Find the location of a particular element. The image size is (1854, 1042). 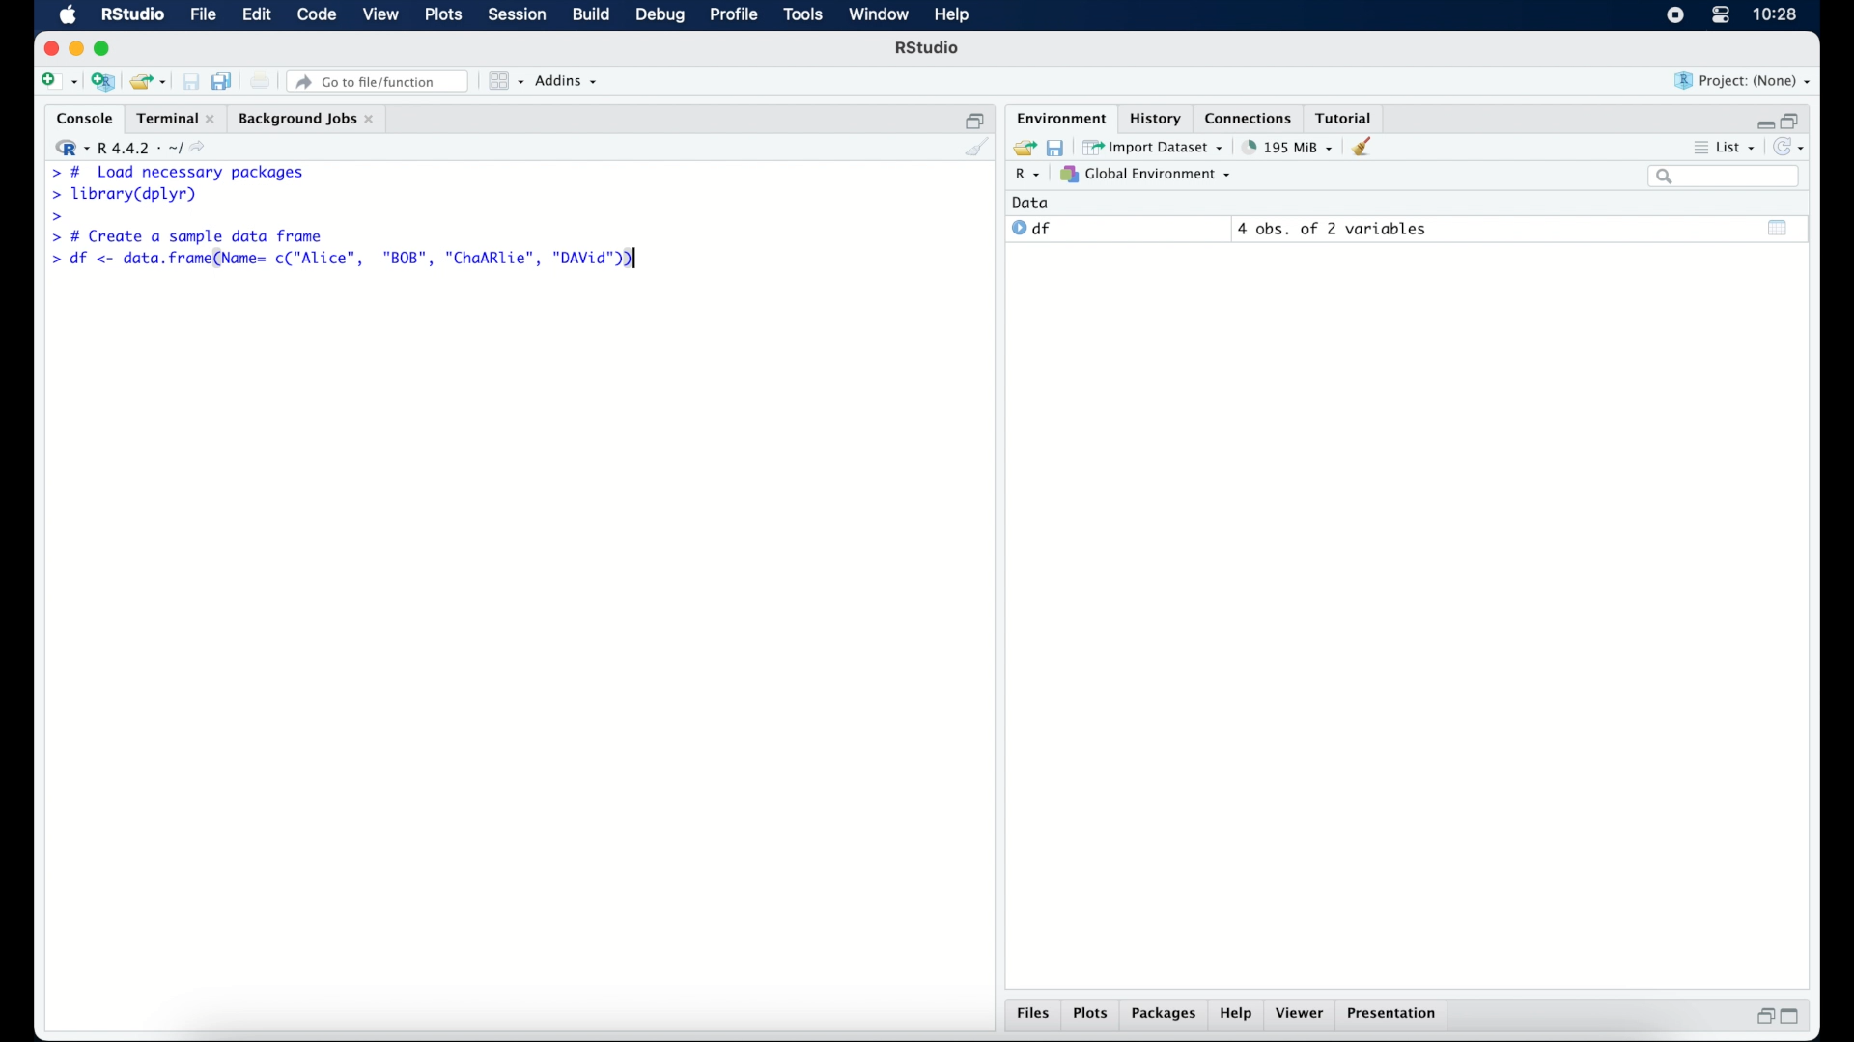

debug is located at coordinates (660, 16).